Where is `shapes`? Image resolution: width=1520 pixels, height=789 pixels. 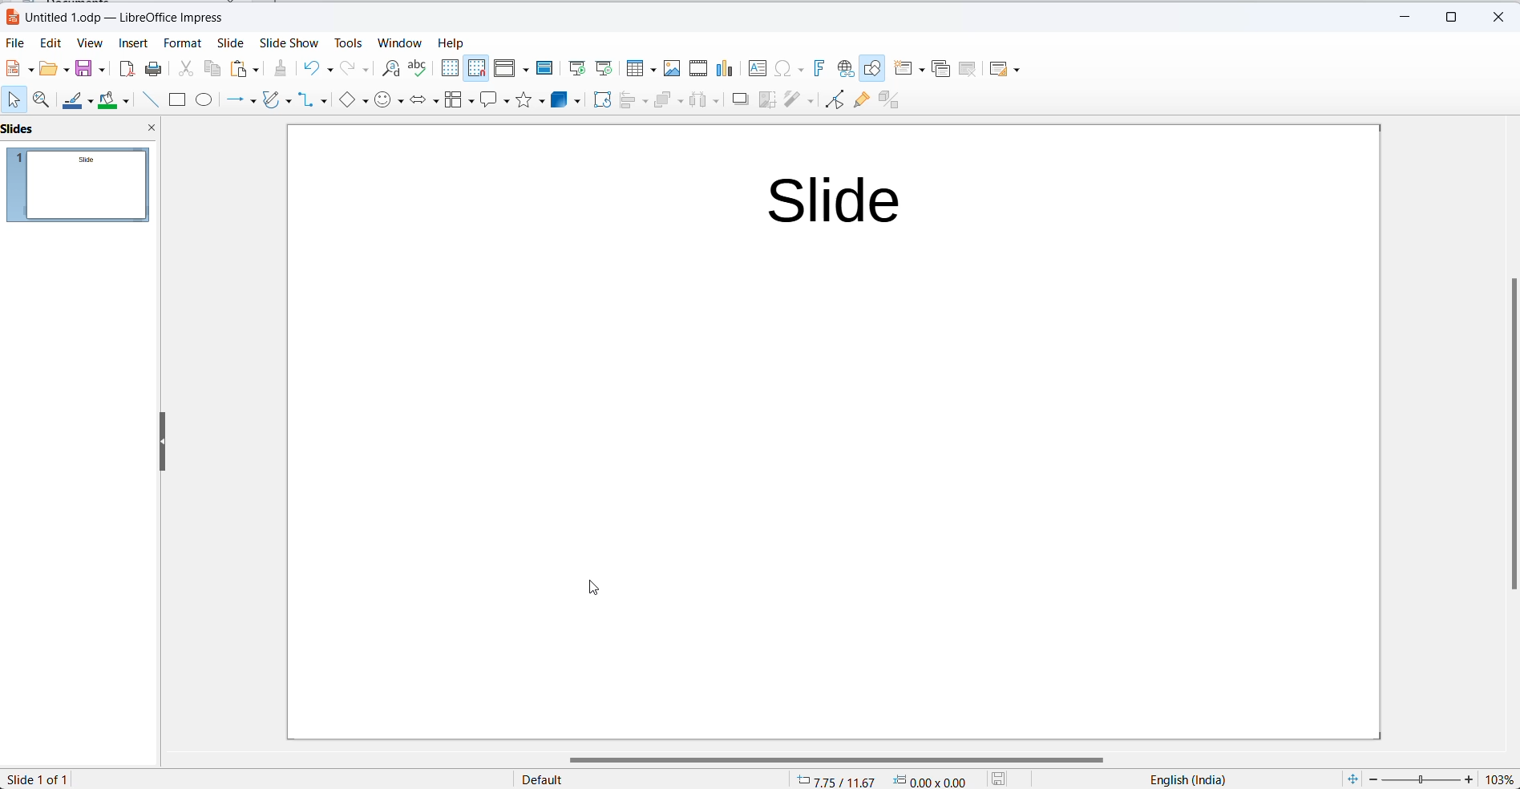 shapes is located at coordinates (532, 103).